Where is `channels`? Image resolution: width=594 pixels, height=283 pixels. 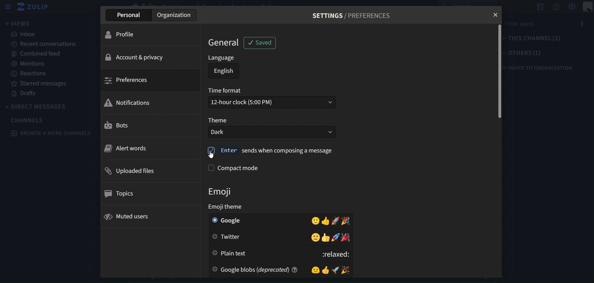 channels is located at coordinates (28, 120).